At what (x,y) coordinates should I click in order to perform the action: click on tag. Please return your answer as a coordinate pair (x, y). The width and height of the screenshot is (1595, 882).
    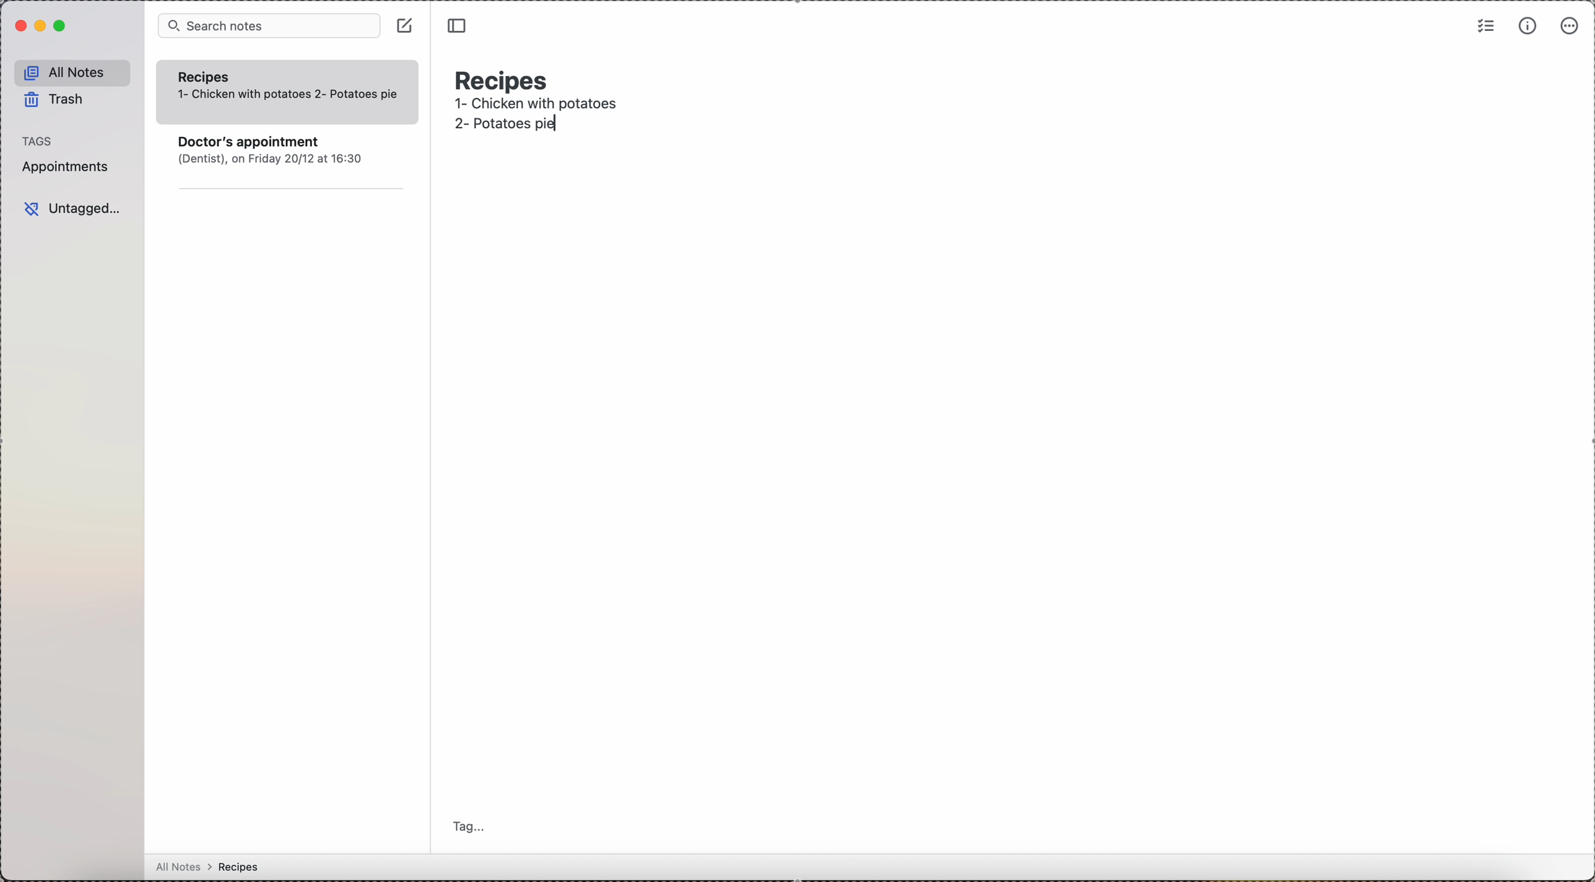
    Looking at the image, I should click on (474, 826).